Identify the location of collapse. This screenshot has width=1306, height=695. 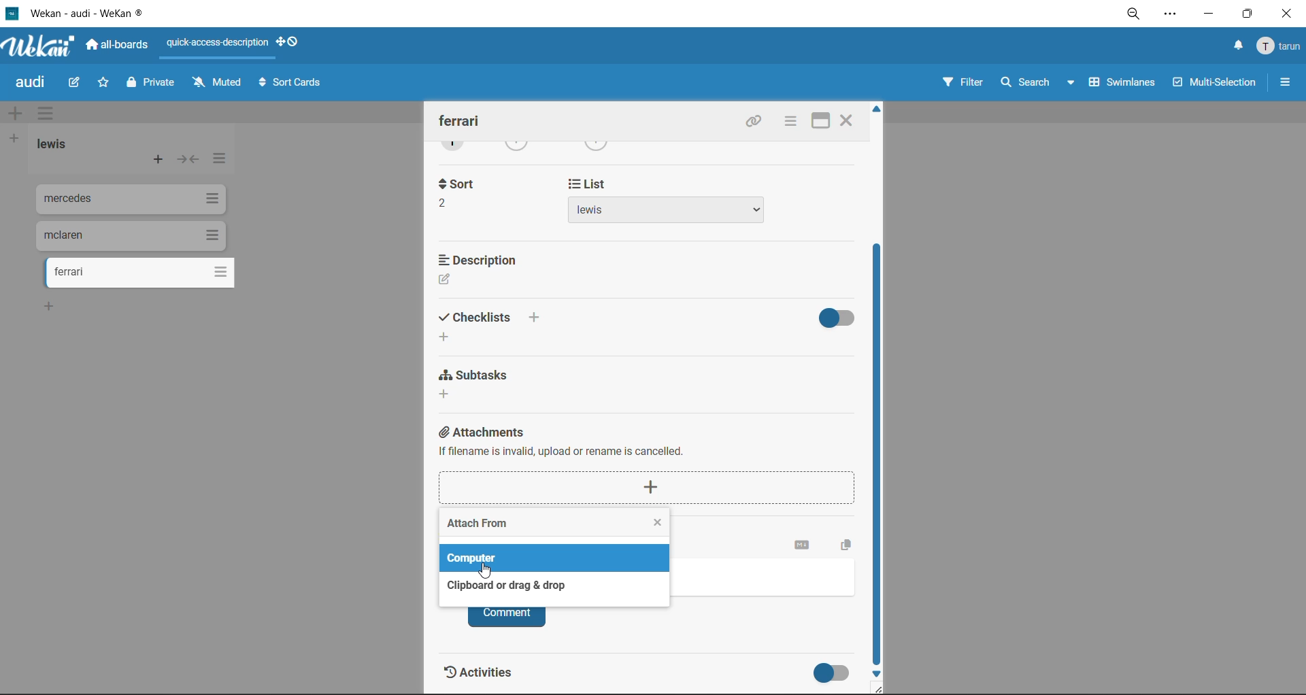
(187, 162).